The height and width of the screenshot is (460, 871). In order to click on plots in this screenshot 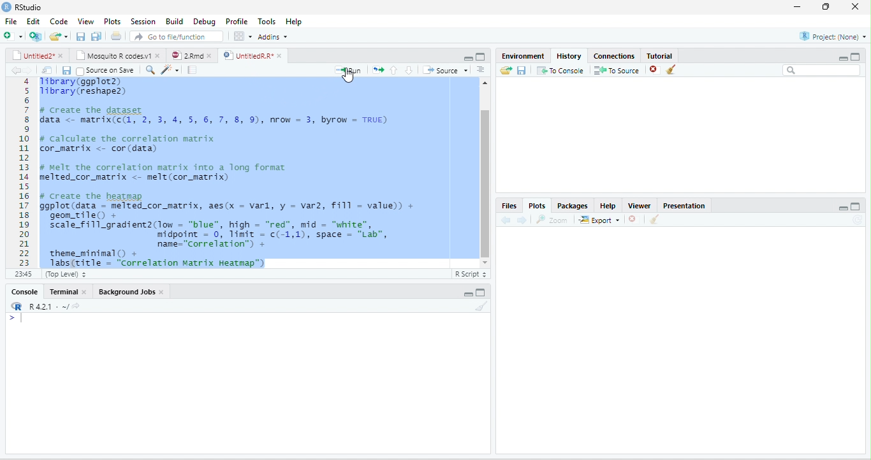, I will do `click(112, 21)`.